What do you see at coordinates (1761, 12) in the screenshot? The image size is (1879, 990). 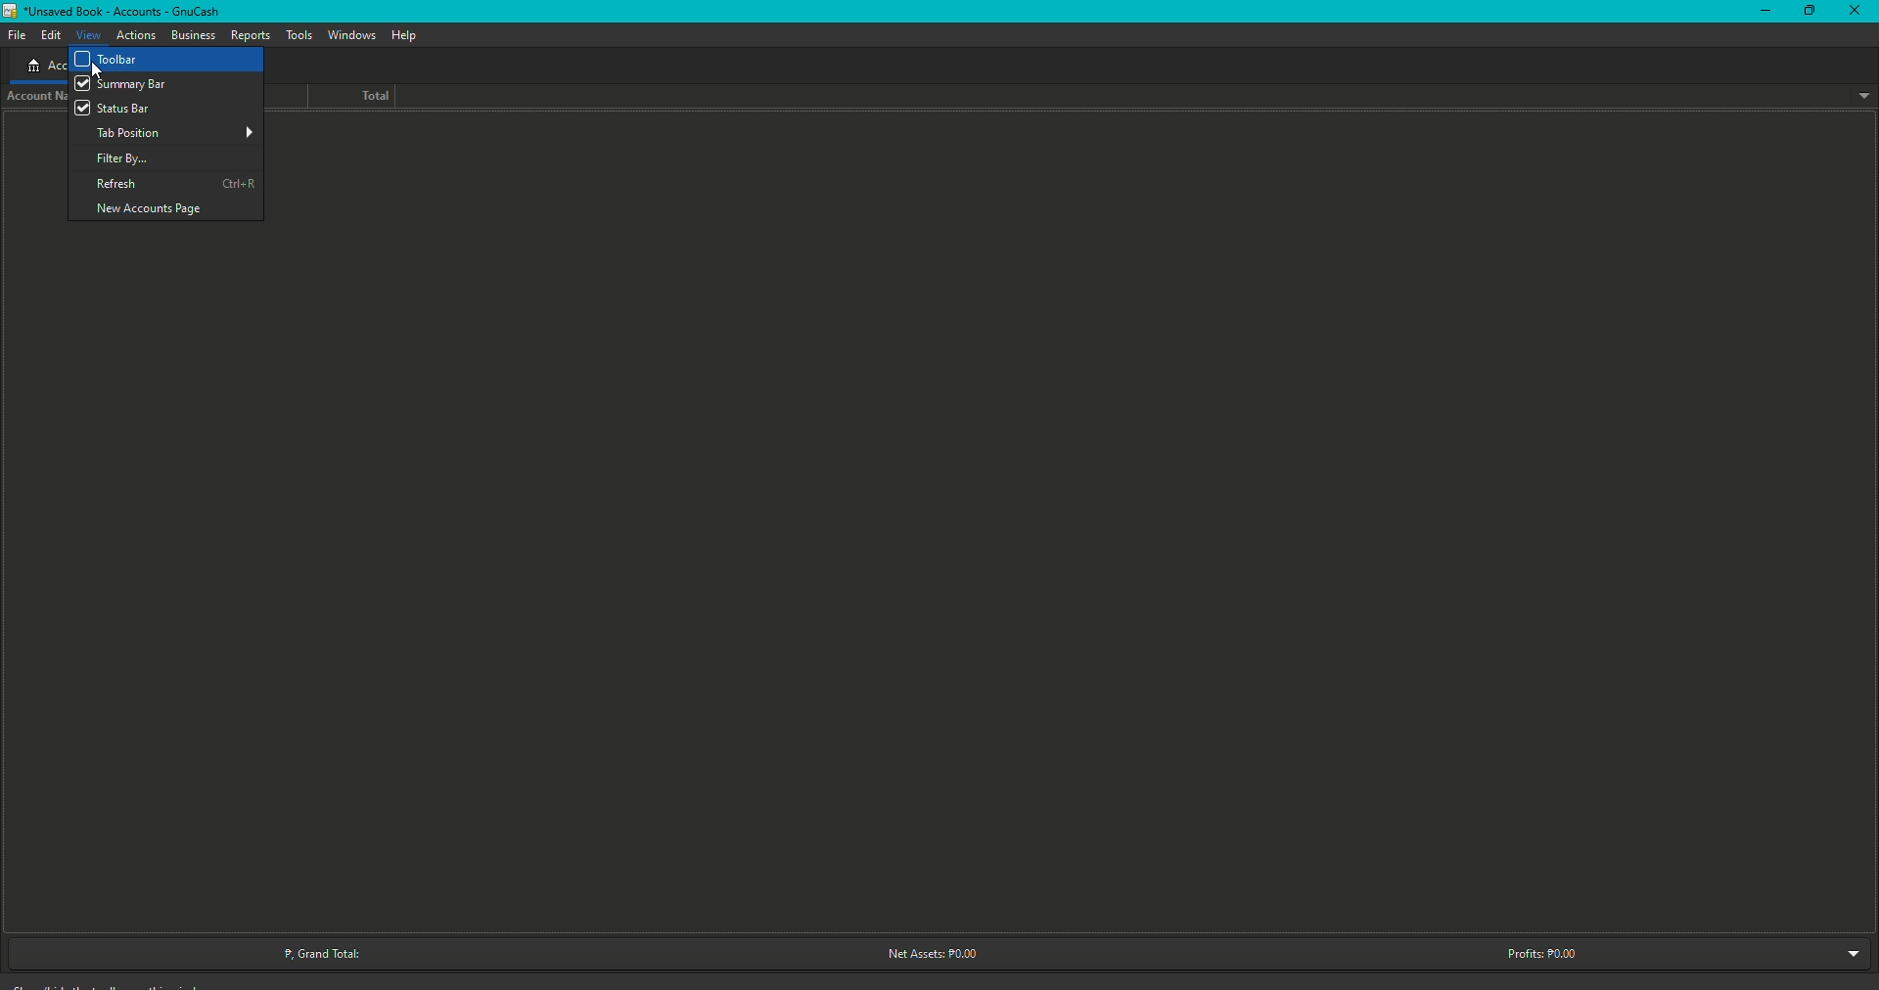 I see `Minimize` at bounding box center [1761, 12].